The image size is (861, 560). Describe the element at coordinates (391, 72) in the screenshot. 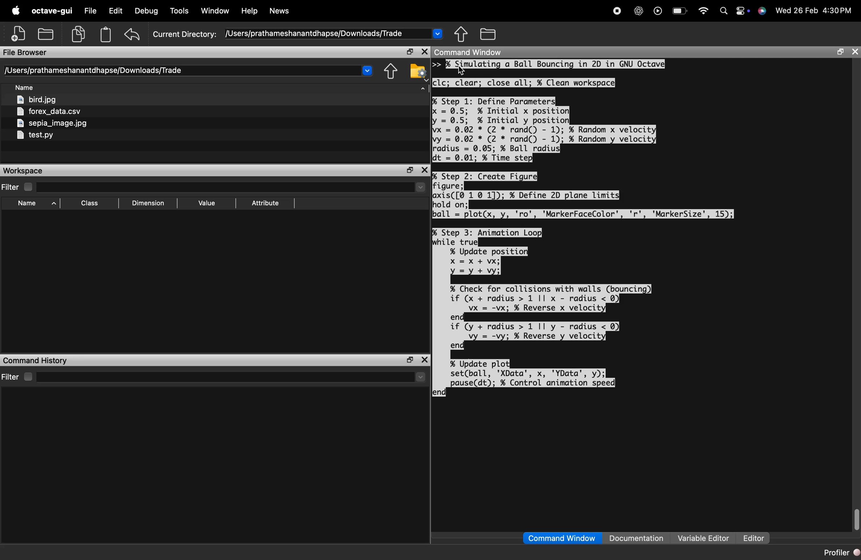

I see `share` at that location.